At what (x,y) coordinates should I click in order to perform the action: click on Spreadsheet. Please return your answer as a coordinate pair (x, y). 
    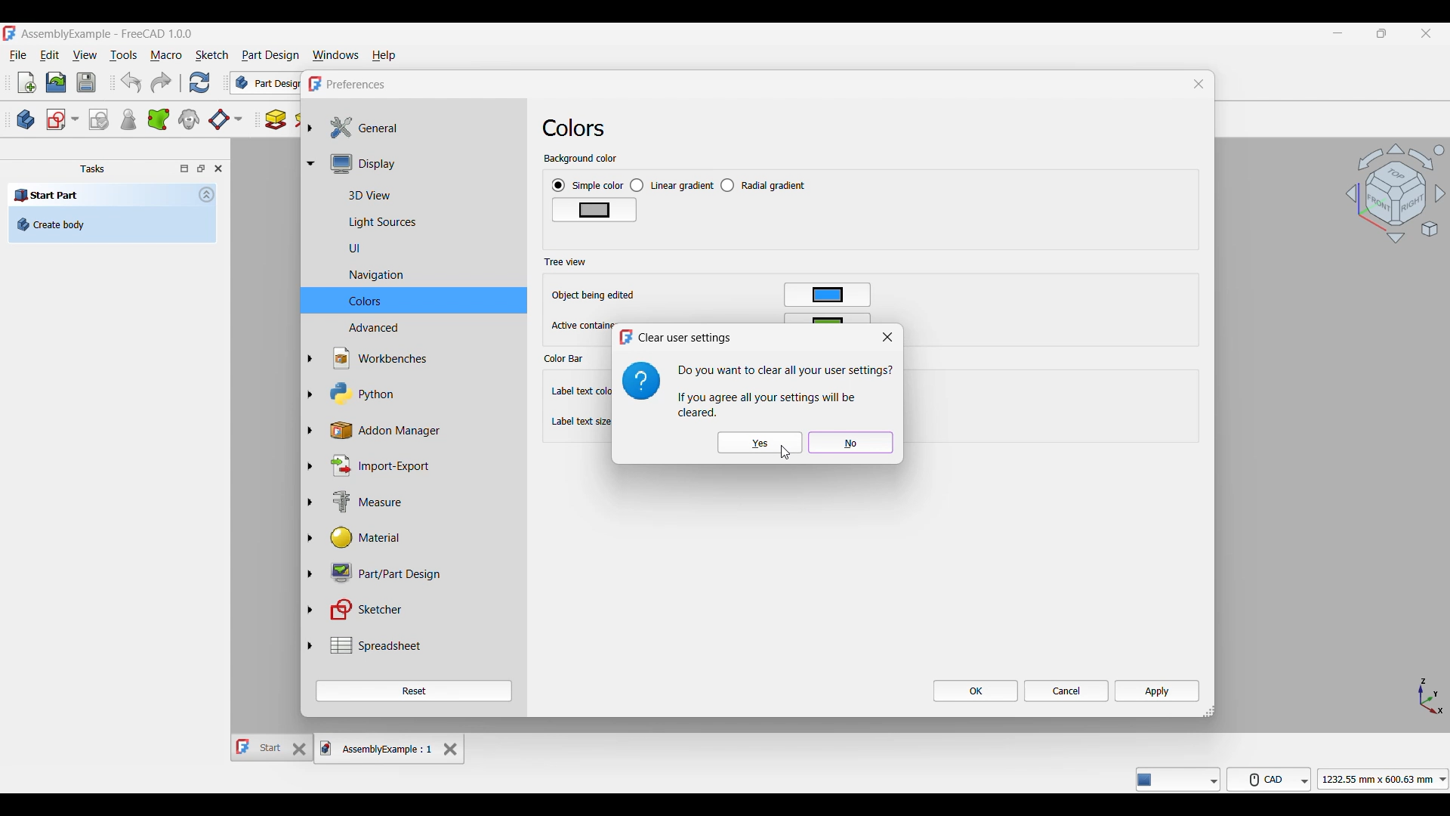
    Looking at the image, I should click on (363, 645).